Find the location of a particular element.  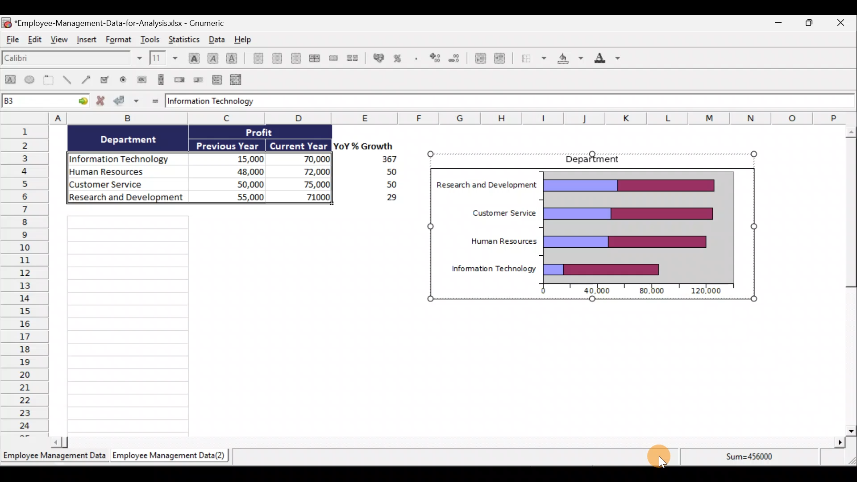

Format the selection as accounting is located at coordinates (377, 58).